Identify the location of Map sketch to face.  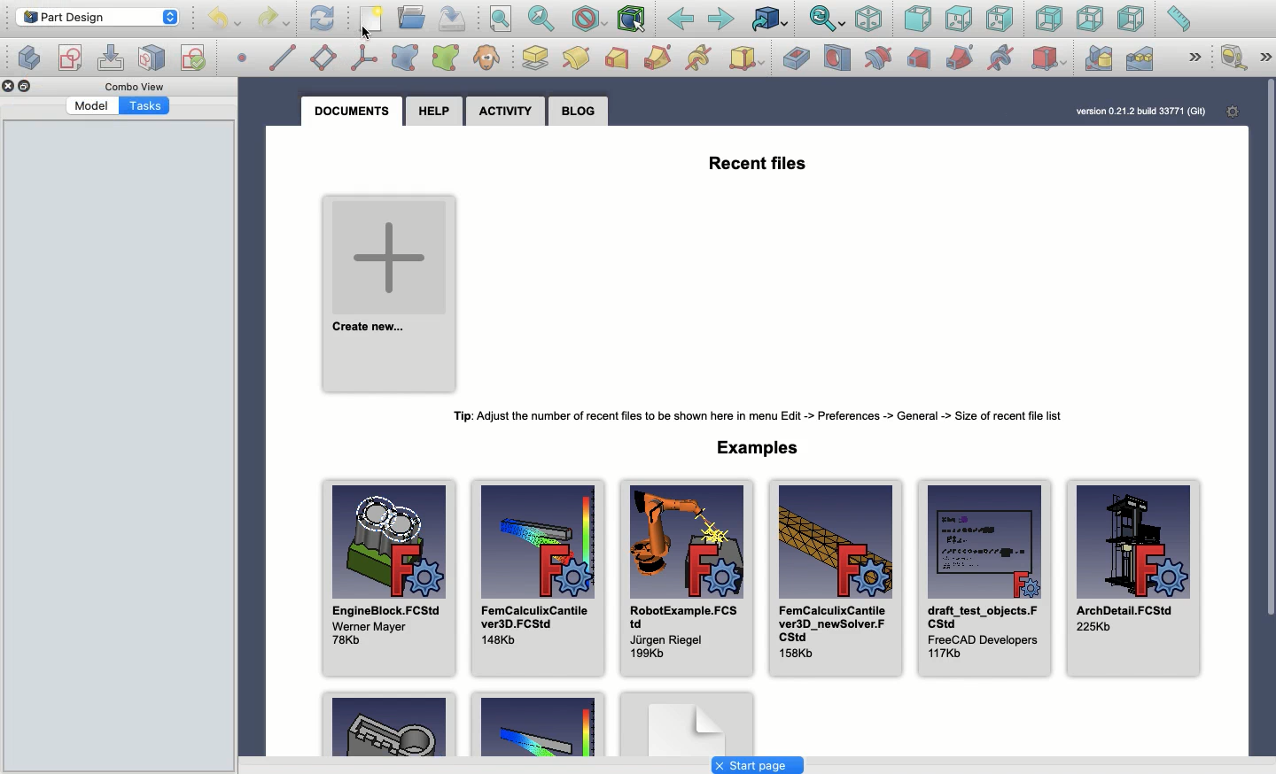
(152, 58).